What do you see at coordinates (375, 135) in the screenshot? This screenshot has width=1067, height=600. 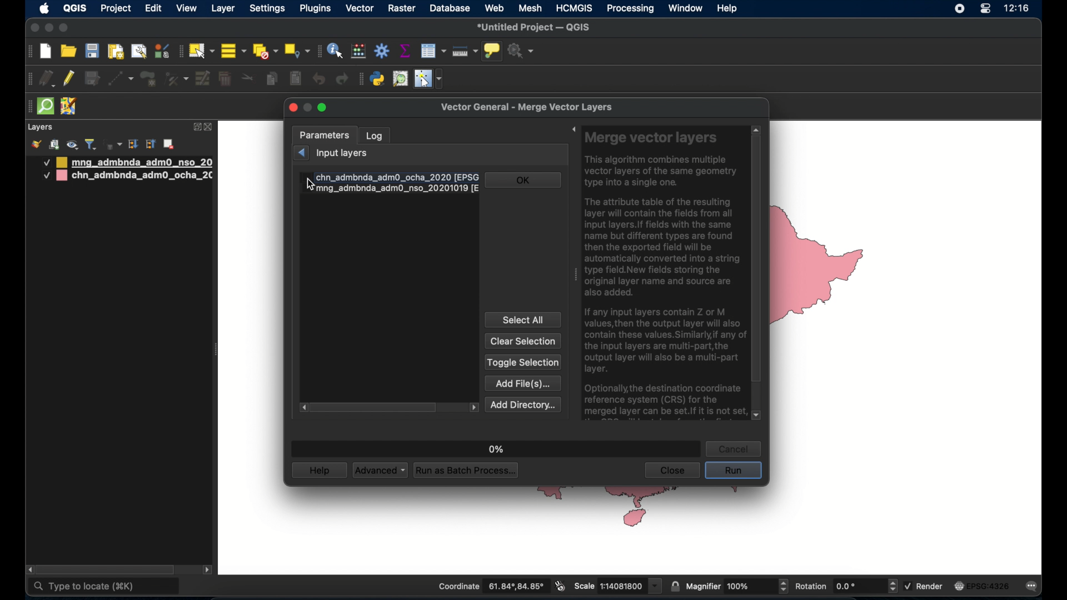 I see `log` at bounding box center [375, 135].